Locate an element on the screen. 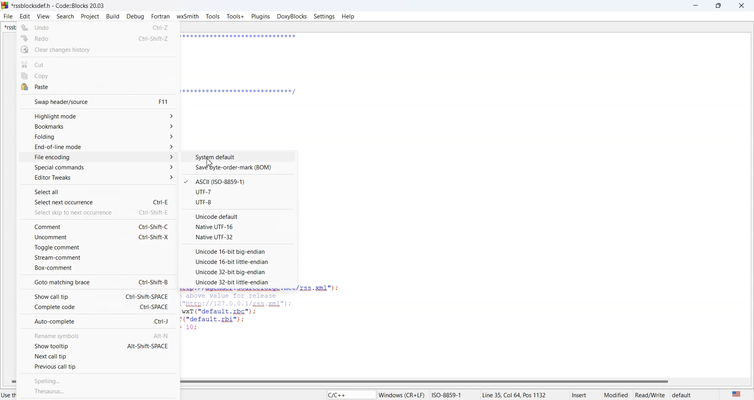 The height and width of the screenshot is (400, 754). Tools plus is located at coordinates (235, 17).